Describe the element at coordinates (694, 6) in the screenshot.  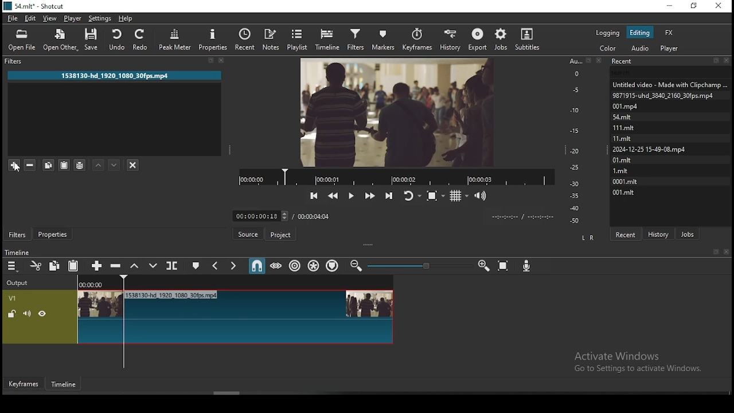
I see `restore` at that location.